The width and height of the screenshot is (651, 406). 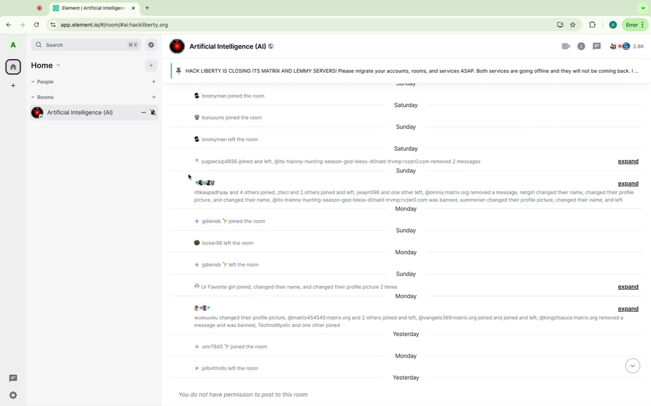 I want to click on More, so click(x=635, y=24).